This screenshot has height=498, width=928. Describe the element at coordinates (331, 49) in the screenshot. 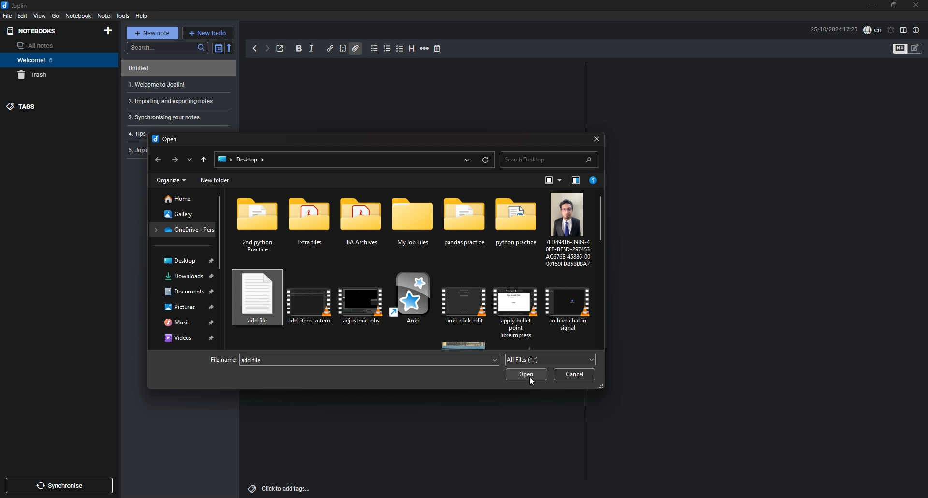

I see `add hyperlink` at that location.